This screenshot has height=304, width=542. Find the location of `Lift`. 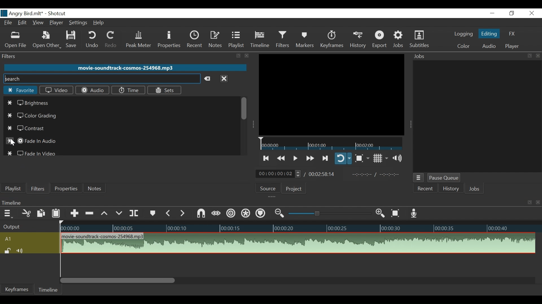

Lift is located at coordinates (104, 213).